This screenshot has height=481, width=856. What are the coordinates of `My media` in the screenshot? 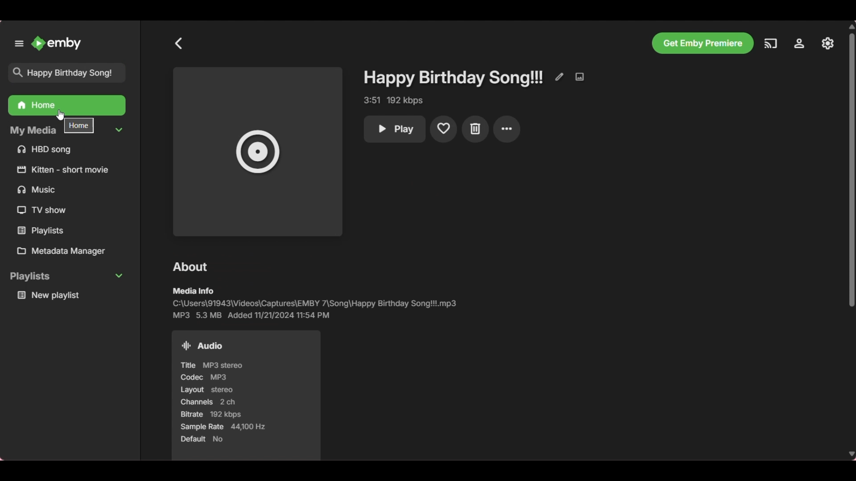 It's located at (69, 131).